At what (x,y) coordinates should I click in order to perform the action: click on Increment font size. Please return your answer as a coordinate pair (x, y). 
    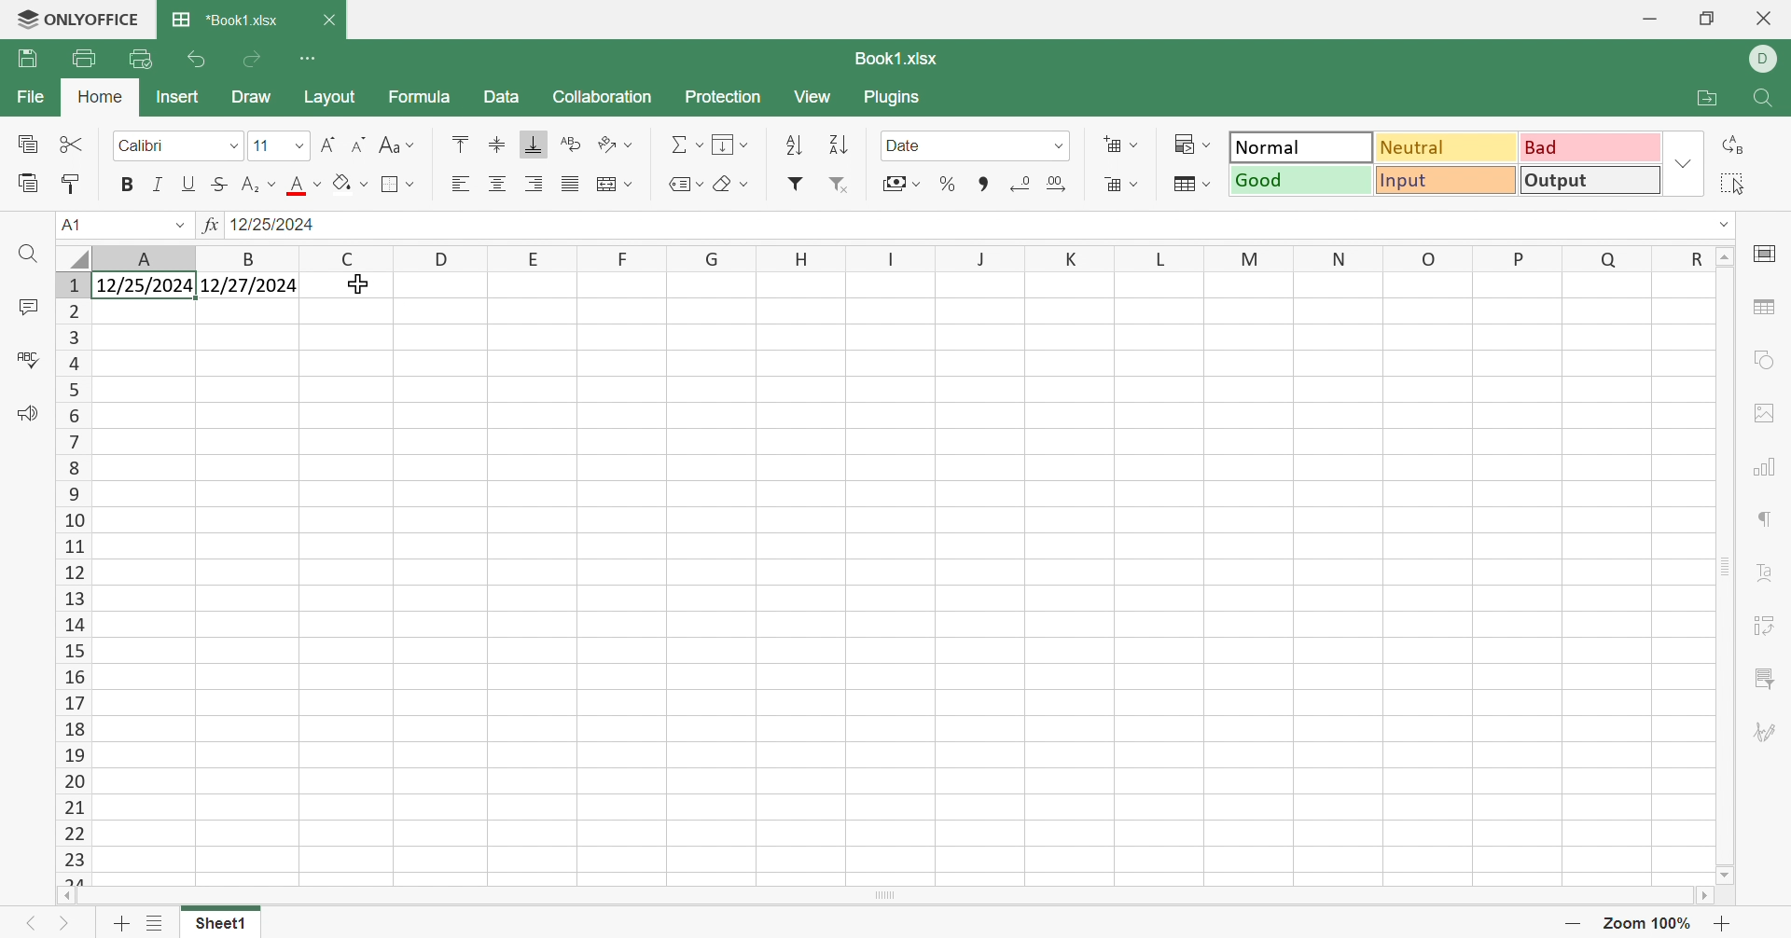
    Looking at the image, I should click on (327, 144).